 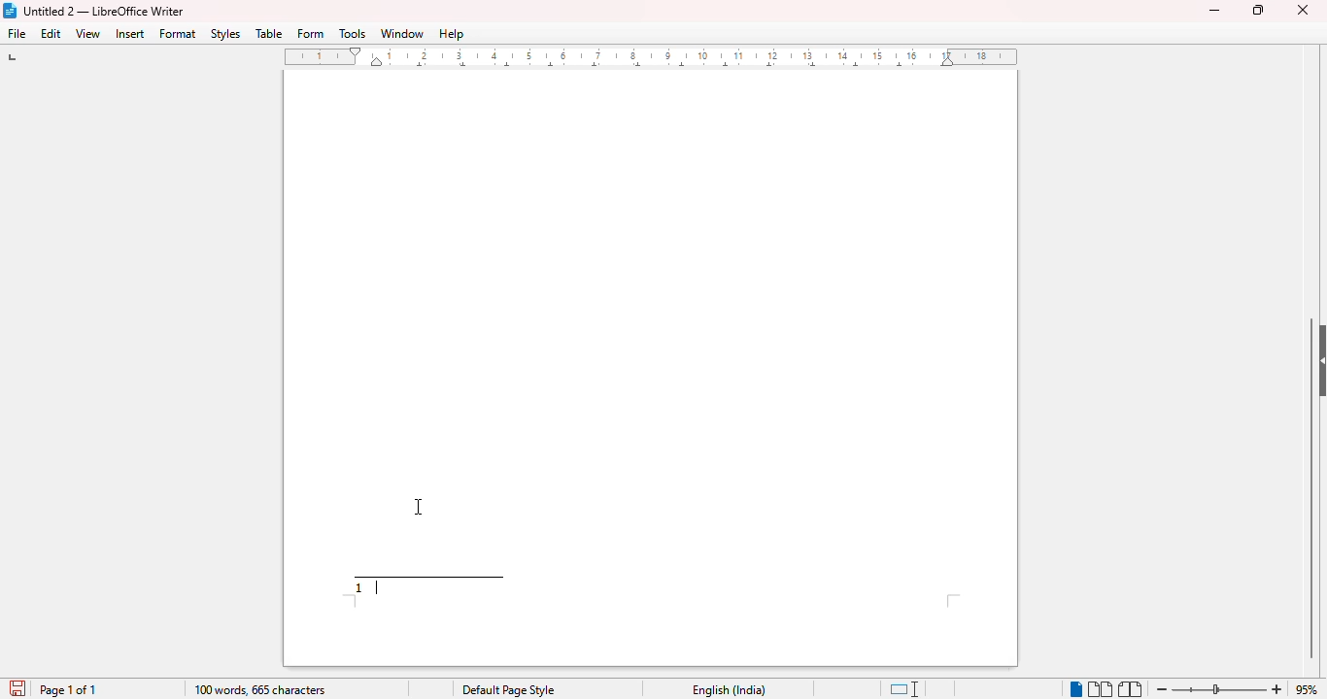 I want to click on vertical scroll bar, so click(x=1312, y=485).